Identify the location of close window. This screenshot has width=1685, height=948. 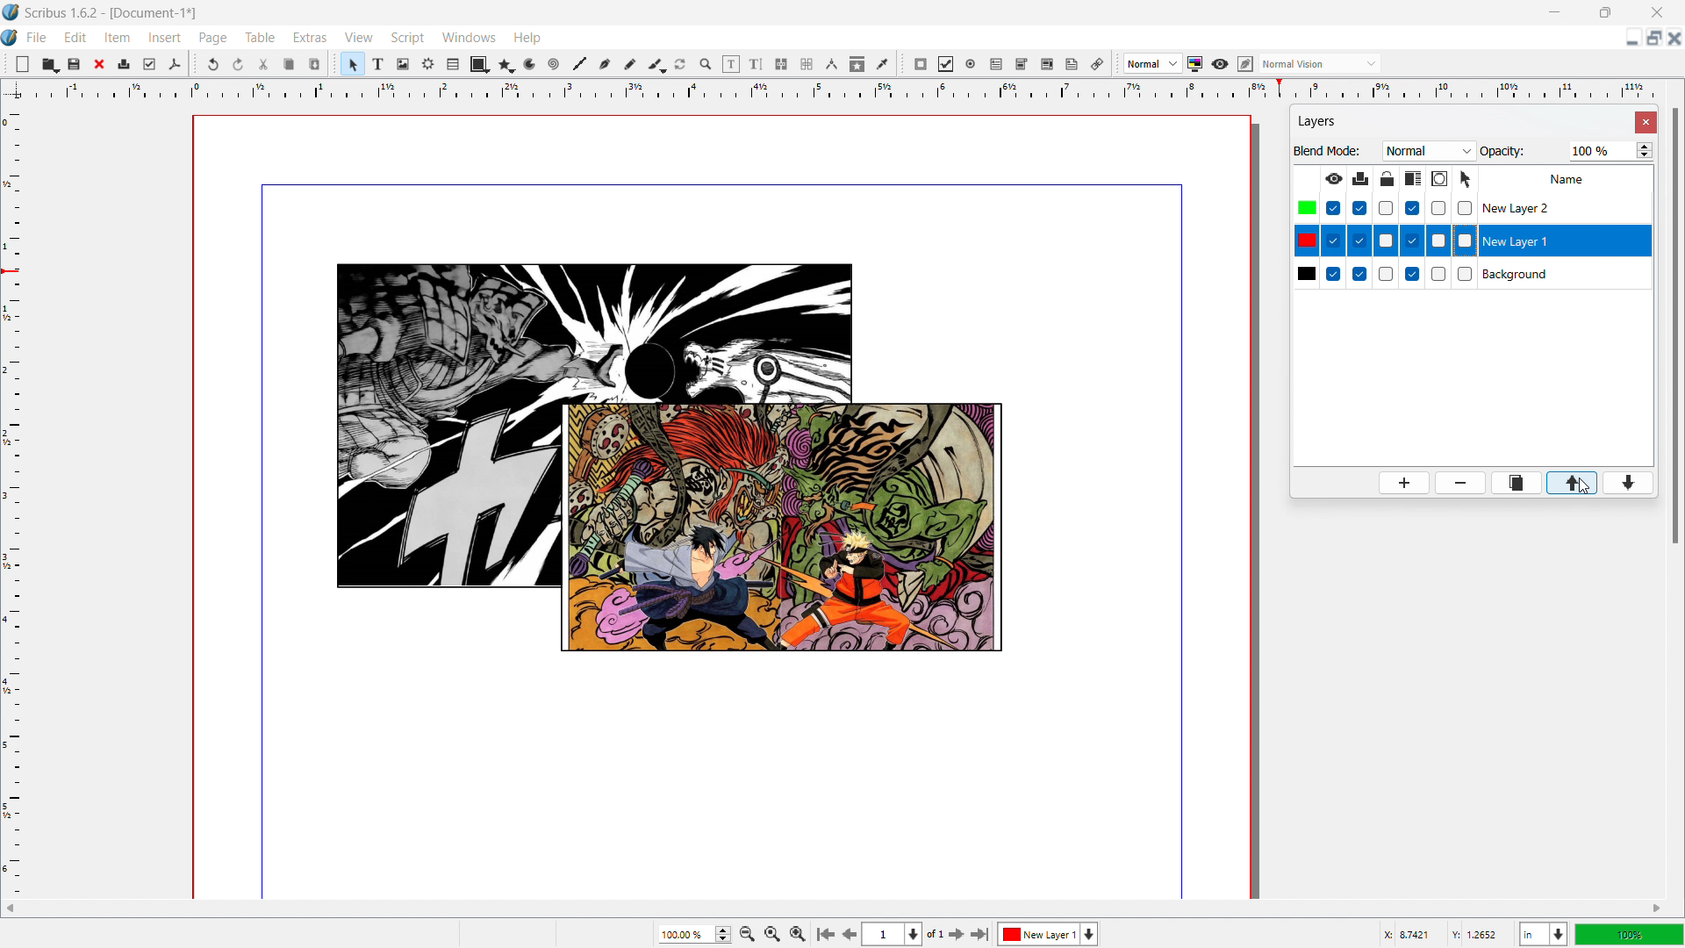
(1658, 12).